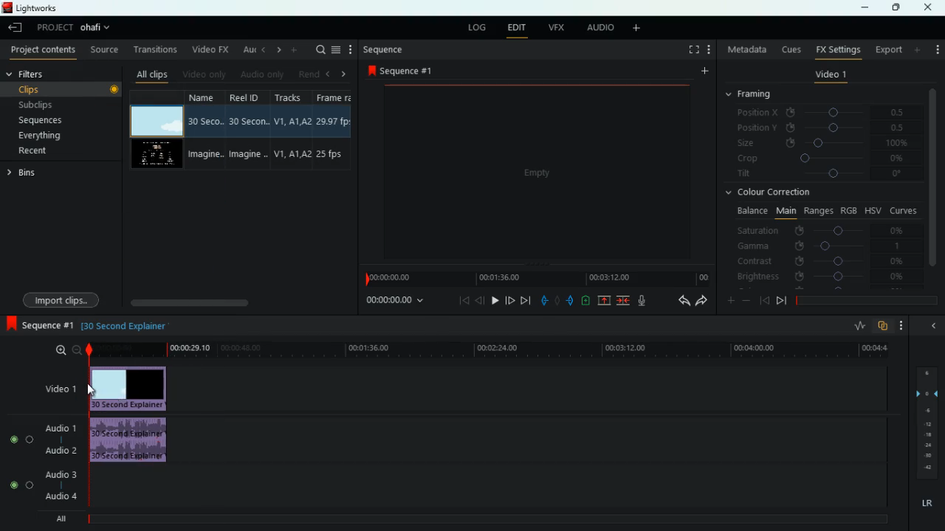 The width and height of the screenshot is (945, 531). Describe the element at coordinates (62, 428) in the screenshot. I see `audio 1` at that location.